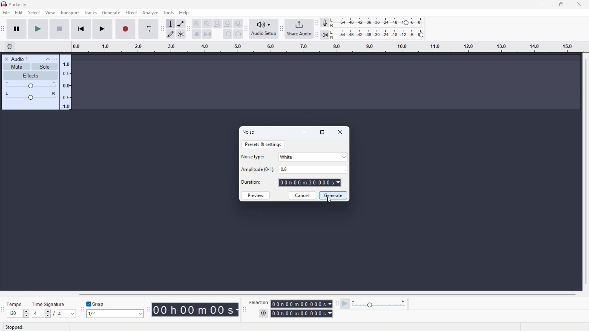  I want to click on snapping toolbar, so click(82, 309).